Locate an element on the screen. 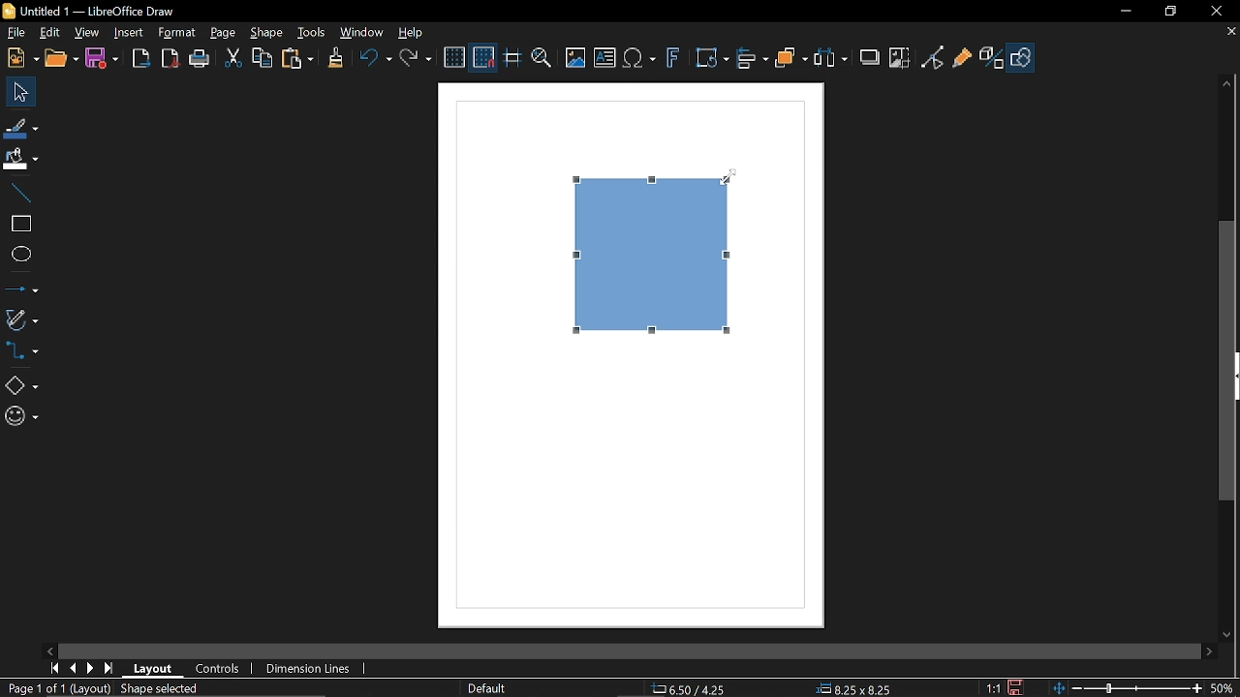 The height and width of the screenshot is (697, 1240). Save is located at coordinates (105, 57).